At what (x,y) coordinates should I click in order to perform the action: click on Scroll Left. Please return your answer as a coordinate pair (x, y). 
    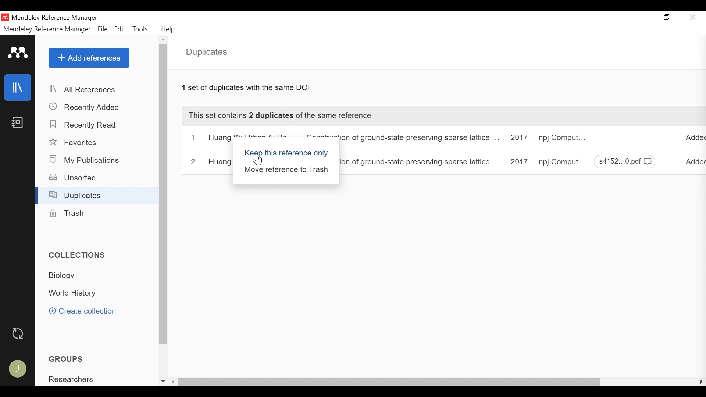
    Looking at the image, I should click on (173, 383).